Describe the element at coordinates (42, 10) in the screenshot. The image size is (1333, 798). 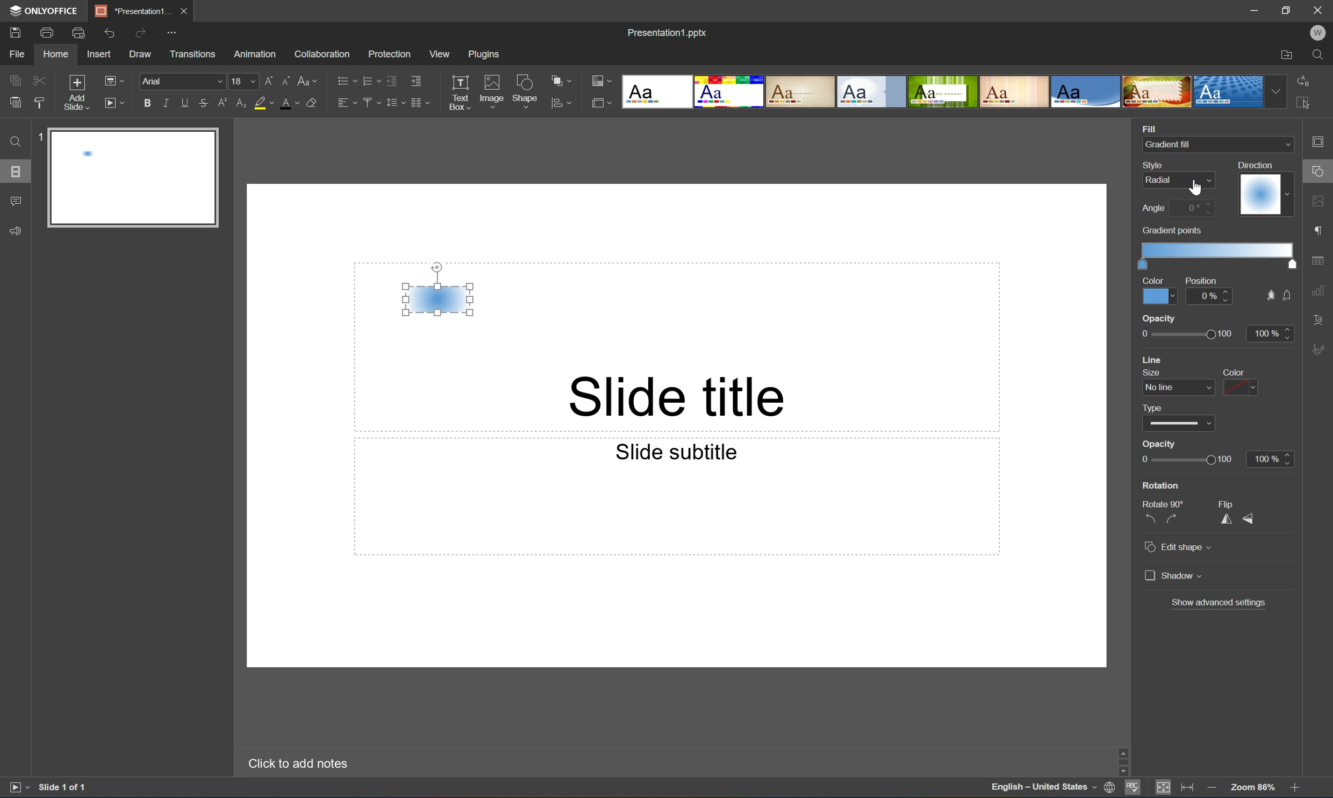
I see `ONYOFFICE` at that location.